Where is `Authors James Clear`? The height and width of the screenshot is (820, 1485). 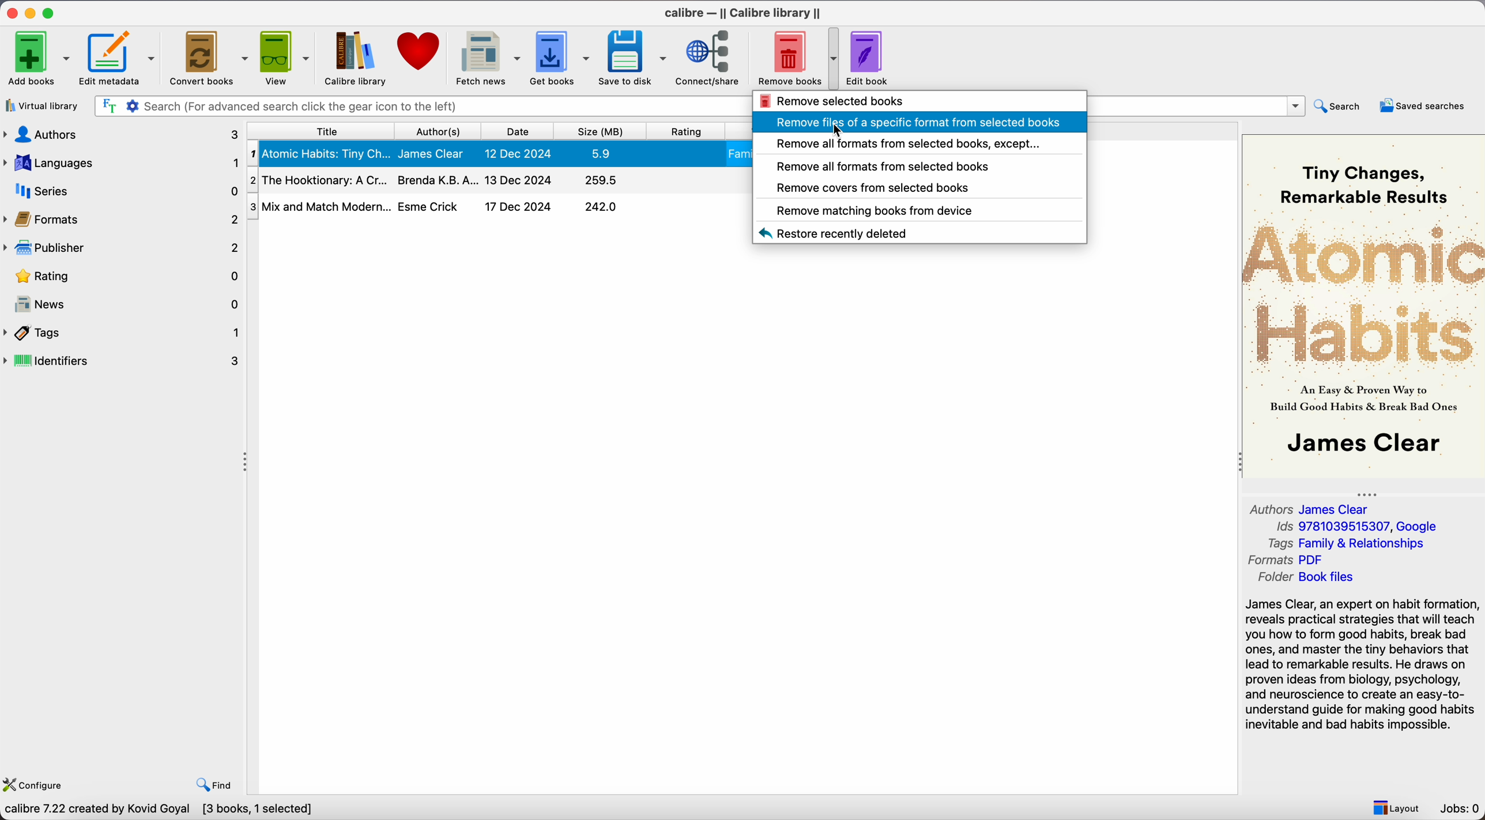 Authors James Clear is located at coordinates (1303, 508).